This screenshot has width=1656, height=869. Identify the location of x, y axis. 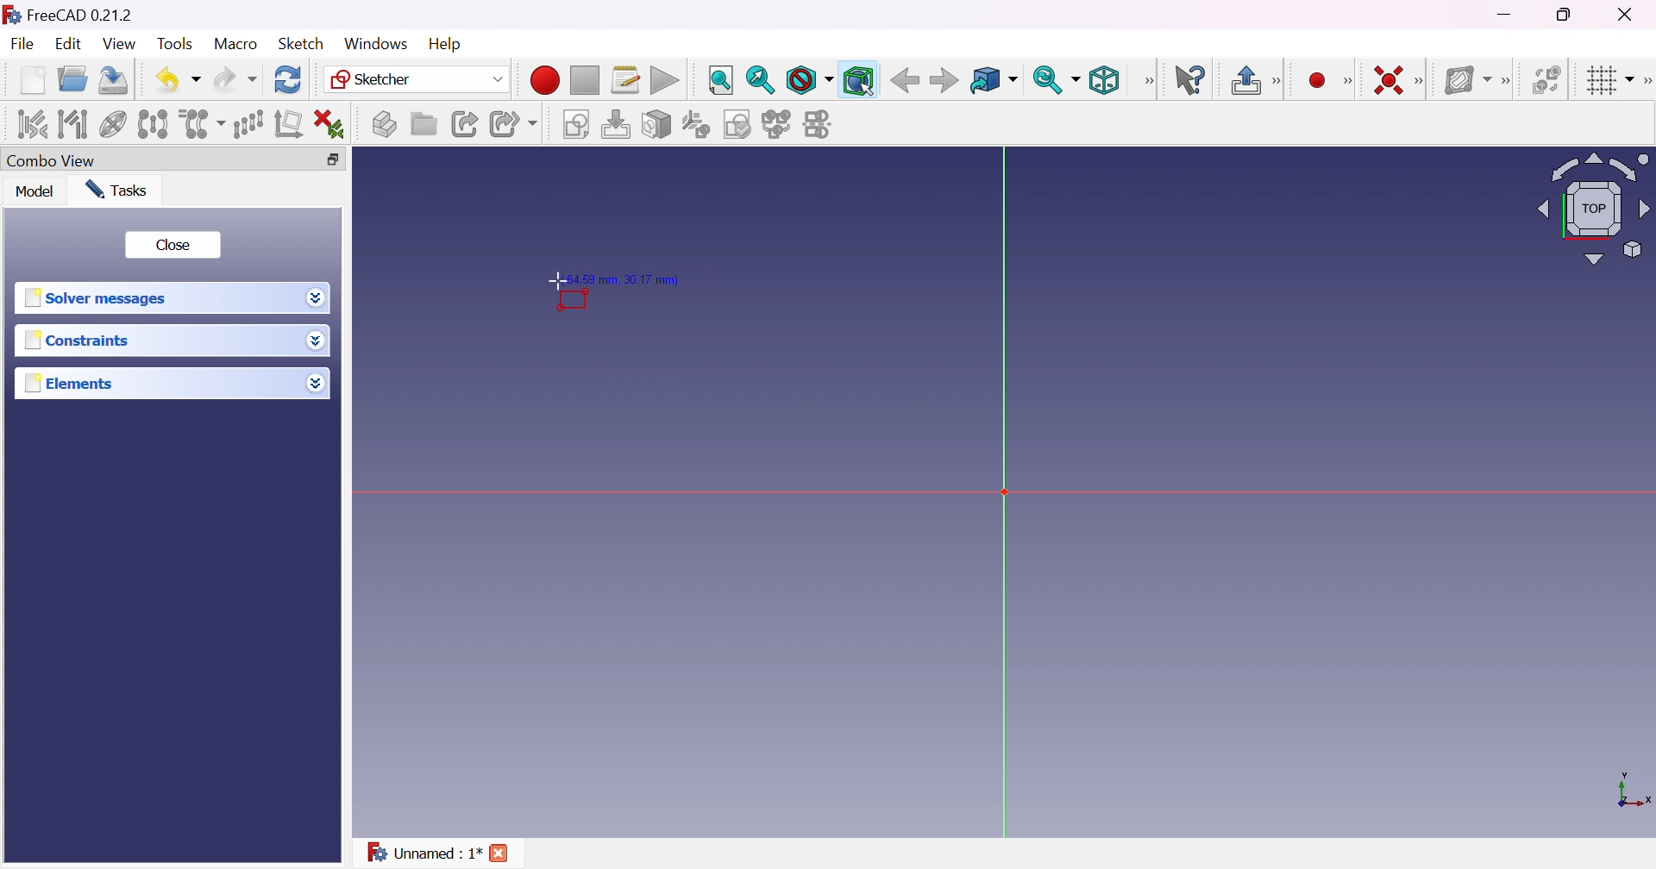
(1631, 791).